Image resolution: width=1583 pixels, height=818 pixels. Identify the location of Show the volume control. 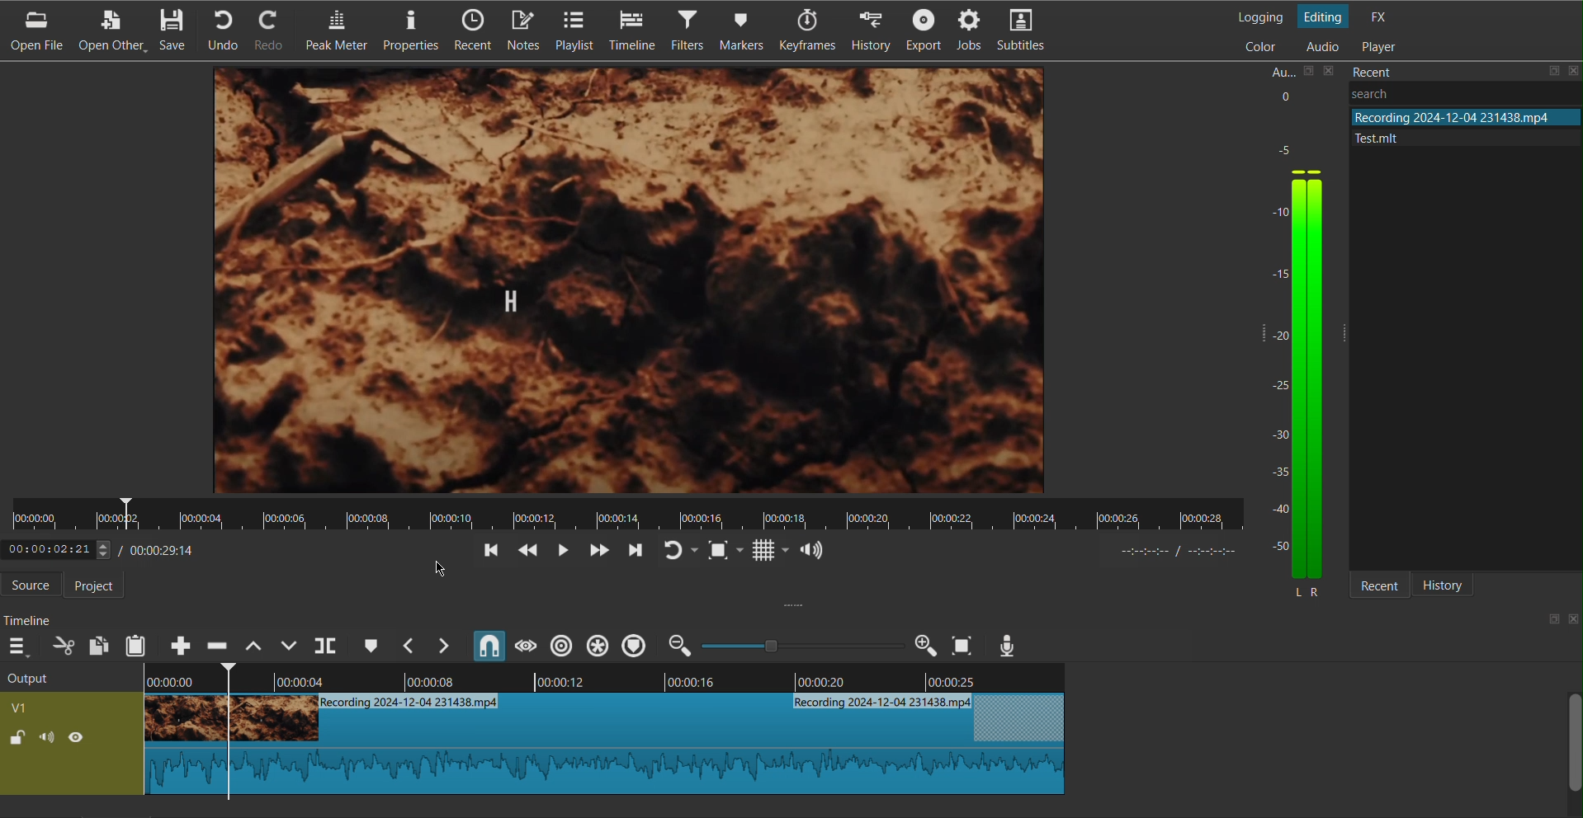
(812, 552).